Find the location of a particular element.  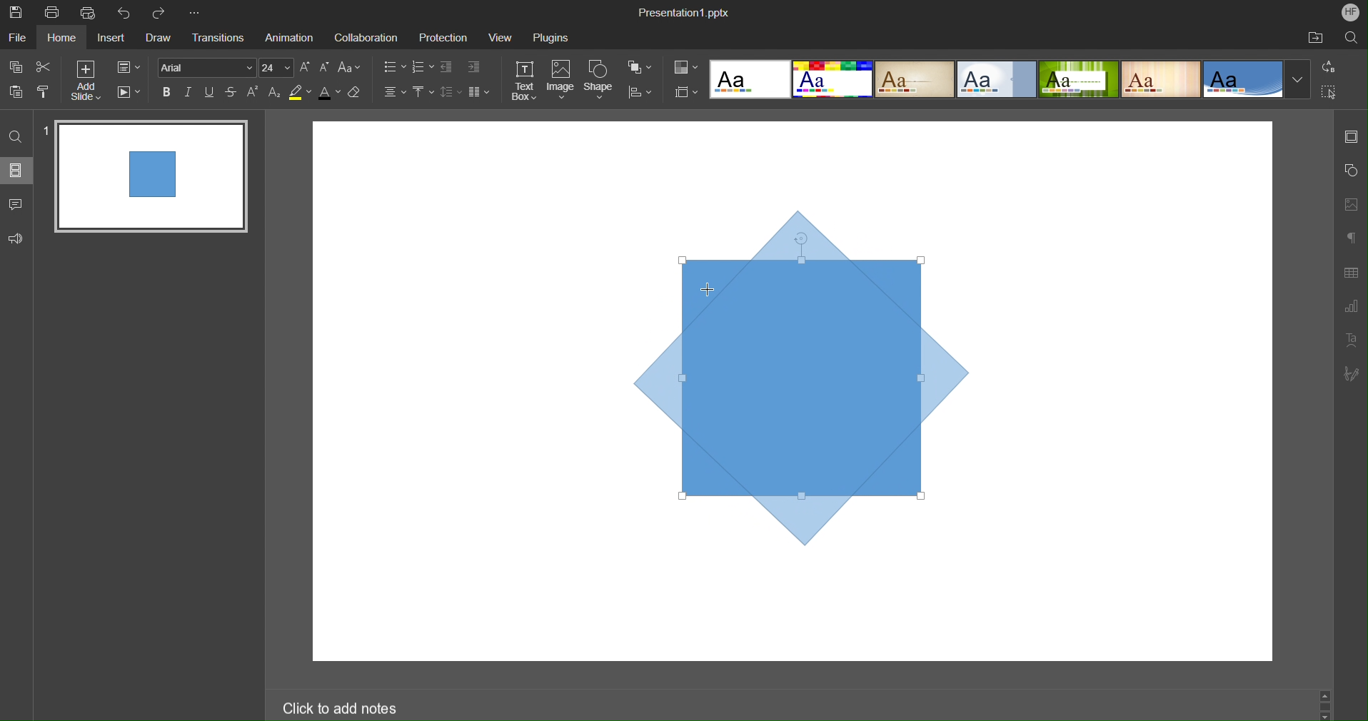

Image is located at coordinates (563, 81).